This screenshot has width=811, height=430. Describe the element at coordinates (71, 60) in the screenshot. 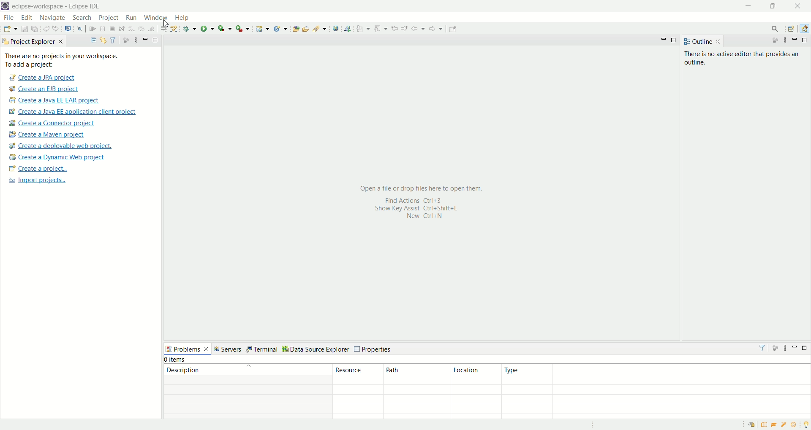

I see `There are no projects inn your workspace. To add a project:` at that location.